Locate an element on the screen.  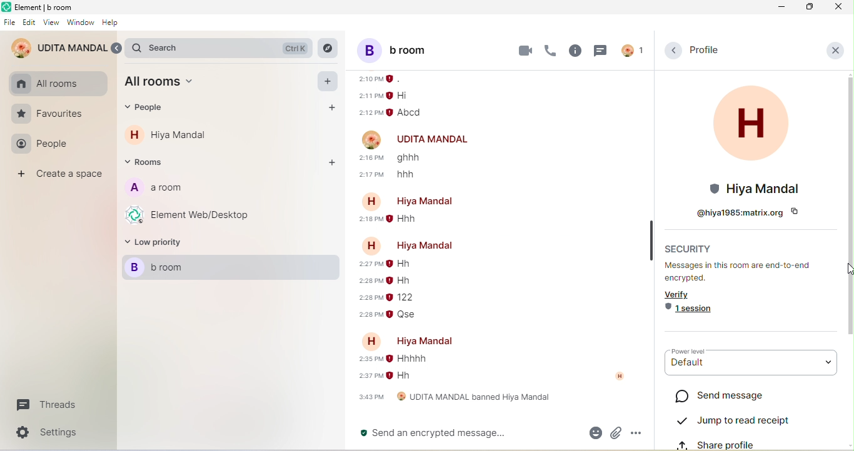
scroll up is located at coordinates (848, 74).